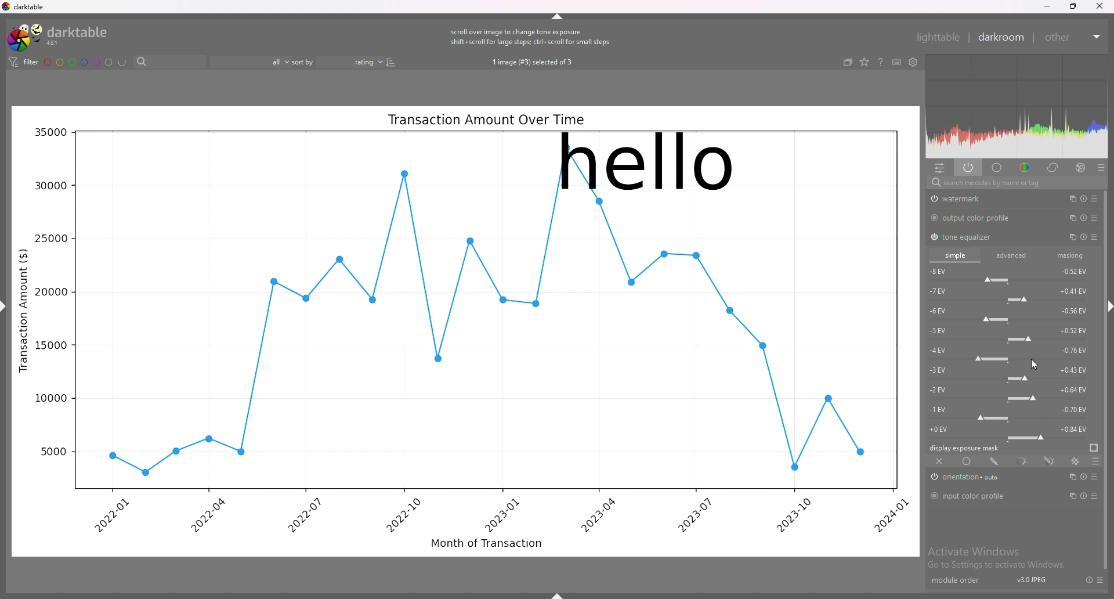 This screenshot has height=599, width=1114. Describe the element at coordinates (1047, 6) in the screenshot. I see `minimize` at that location.